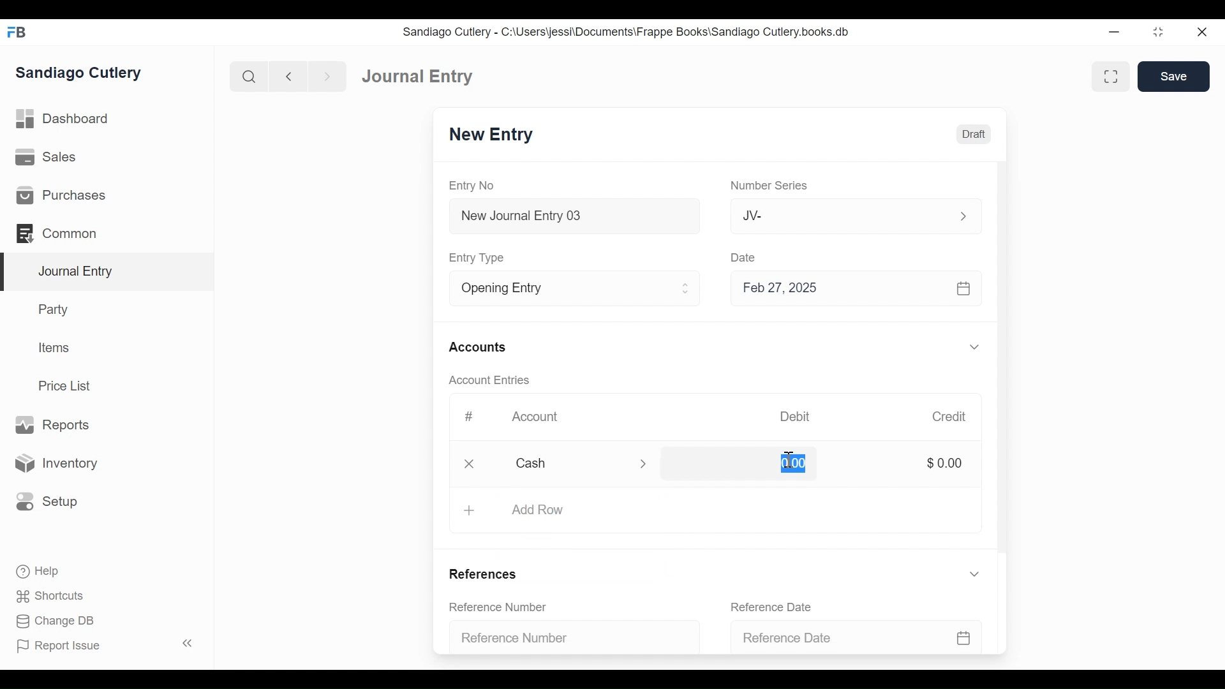  Describe the element at coordinates (567, 635) in the screenshot. I see `Reference Number` at that location.